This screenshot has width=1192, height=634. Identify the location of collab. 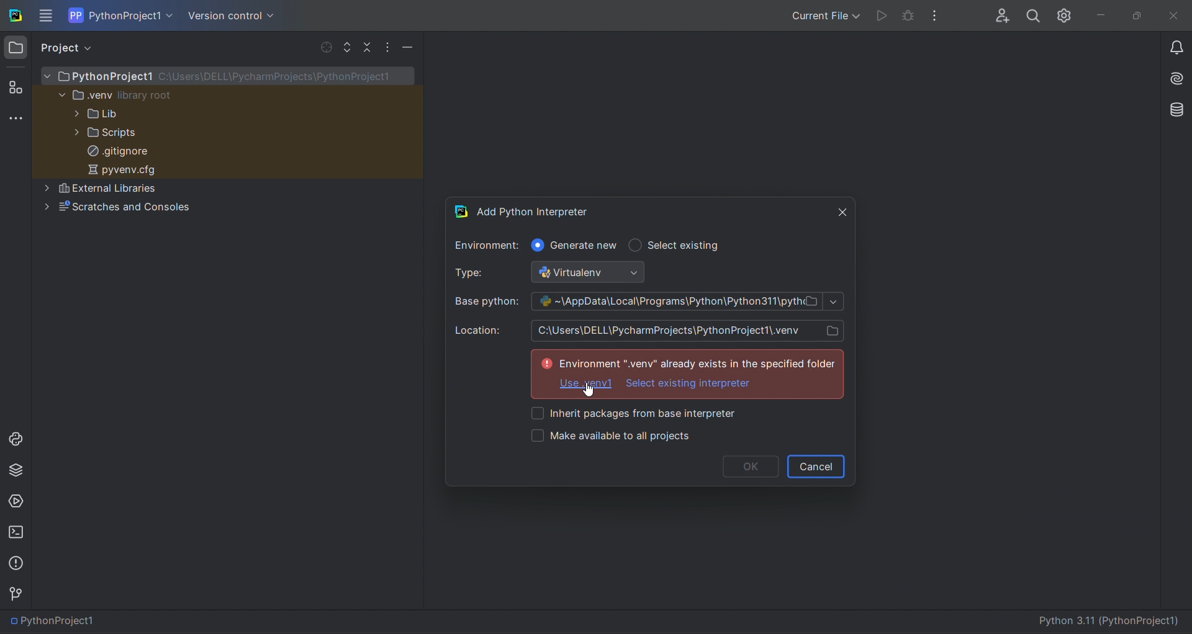
(997, 12).